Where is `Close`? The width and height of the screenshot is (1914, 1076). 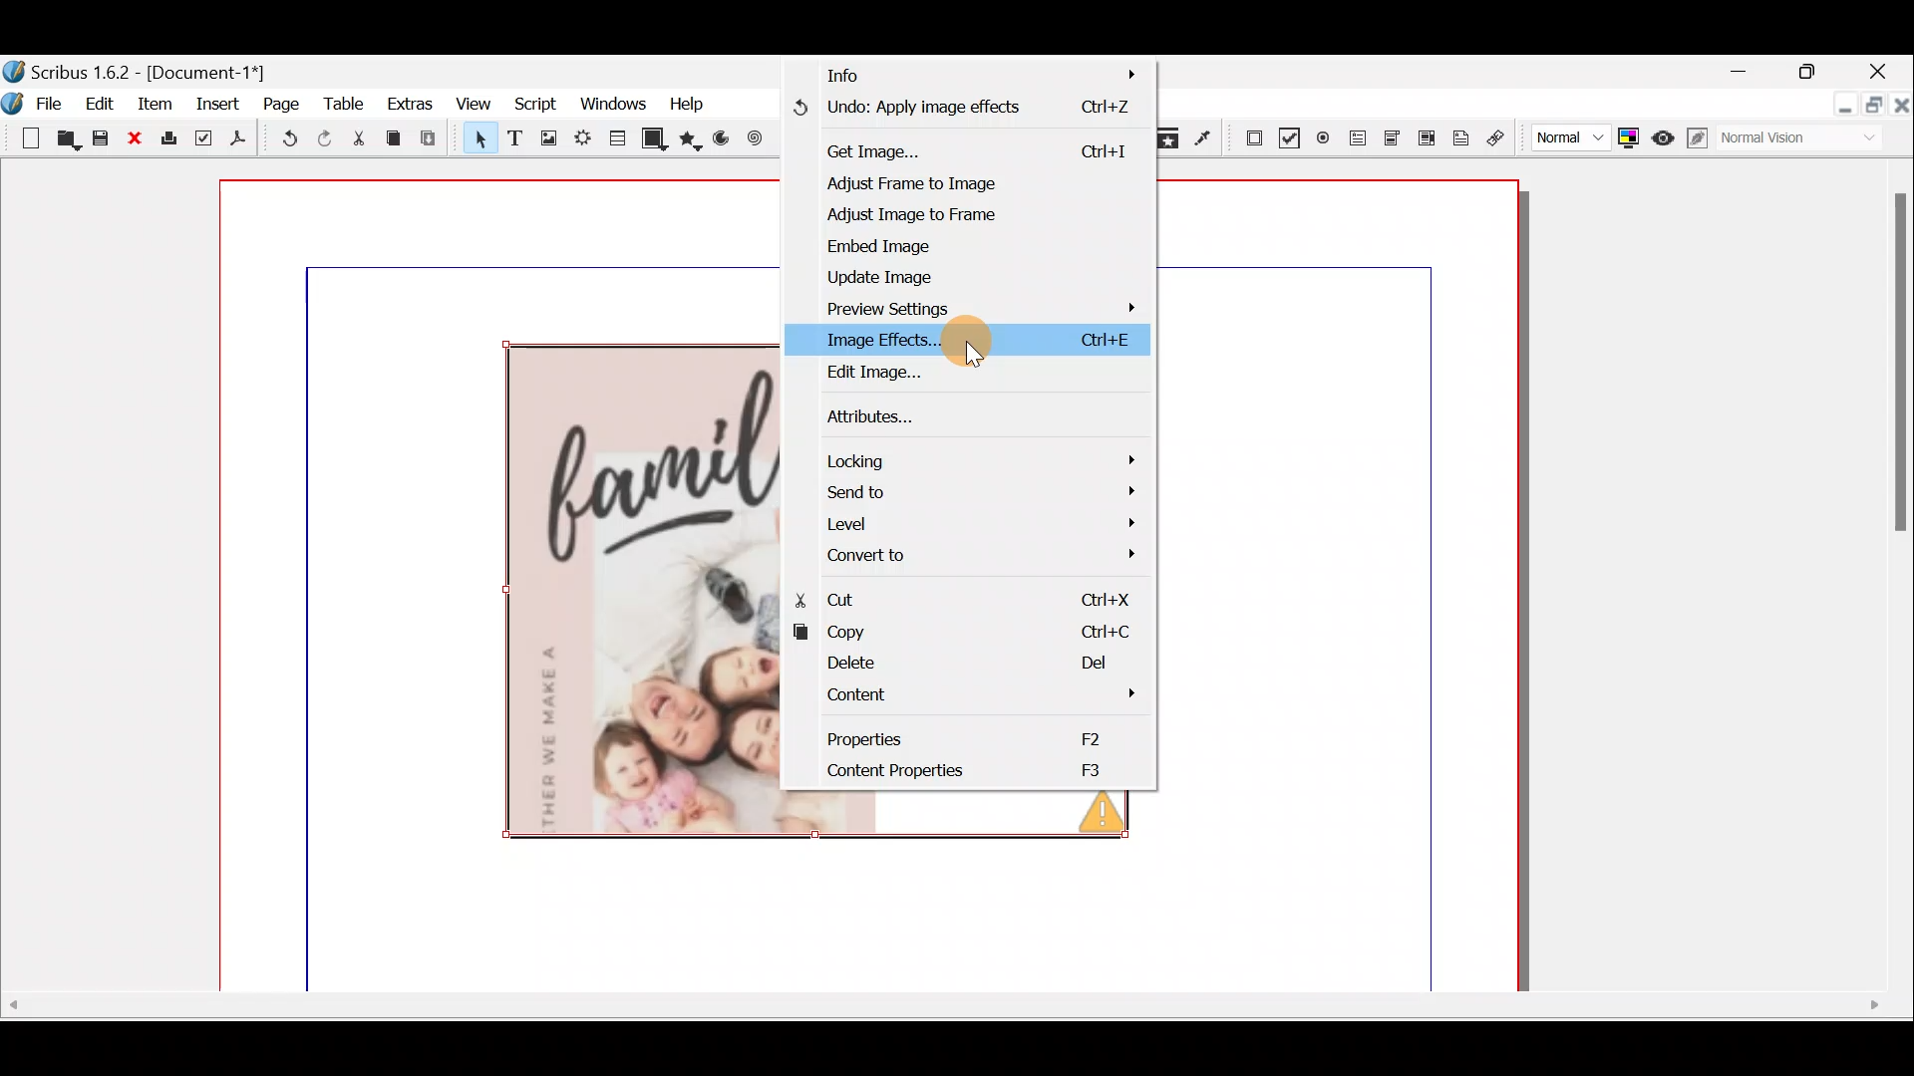 Close is located at coordinates (134, 141).